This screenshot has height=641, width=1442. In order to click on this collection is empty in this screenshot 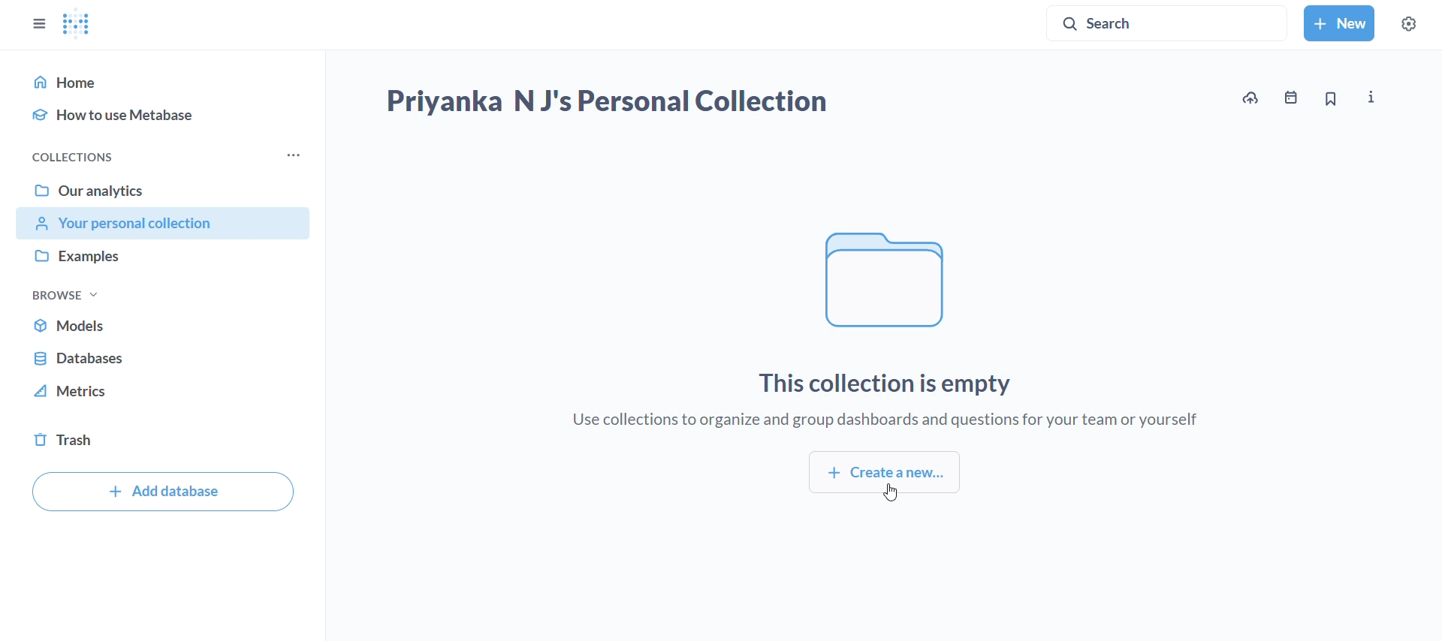, I will do `click(872, 386)`.